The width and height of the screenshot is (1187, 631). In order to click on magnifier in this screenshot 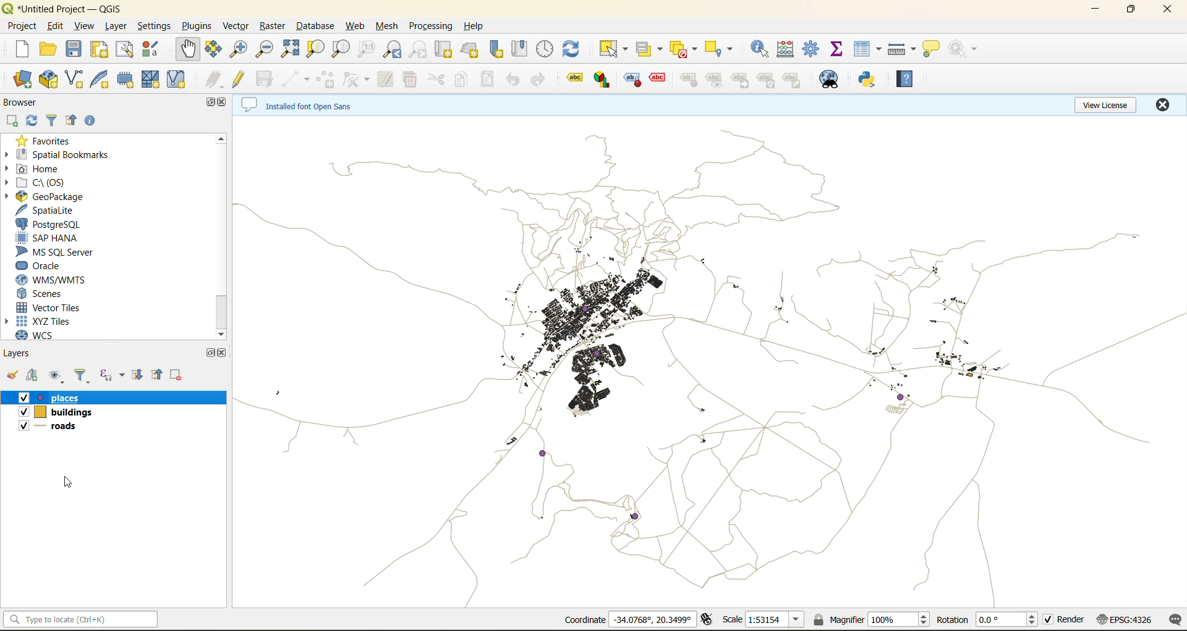, I will do `click(838, 619)`.